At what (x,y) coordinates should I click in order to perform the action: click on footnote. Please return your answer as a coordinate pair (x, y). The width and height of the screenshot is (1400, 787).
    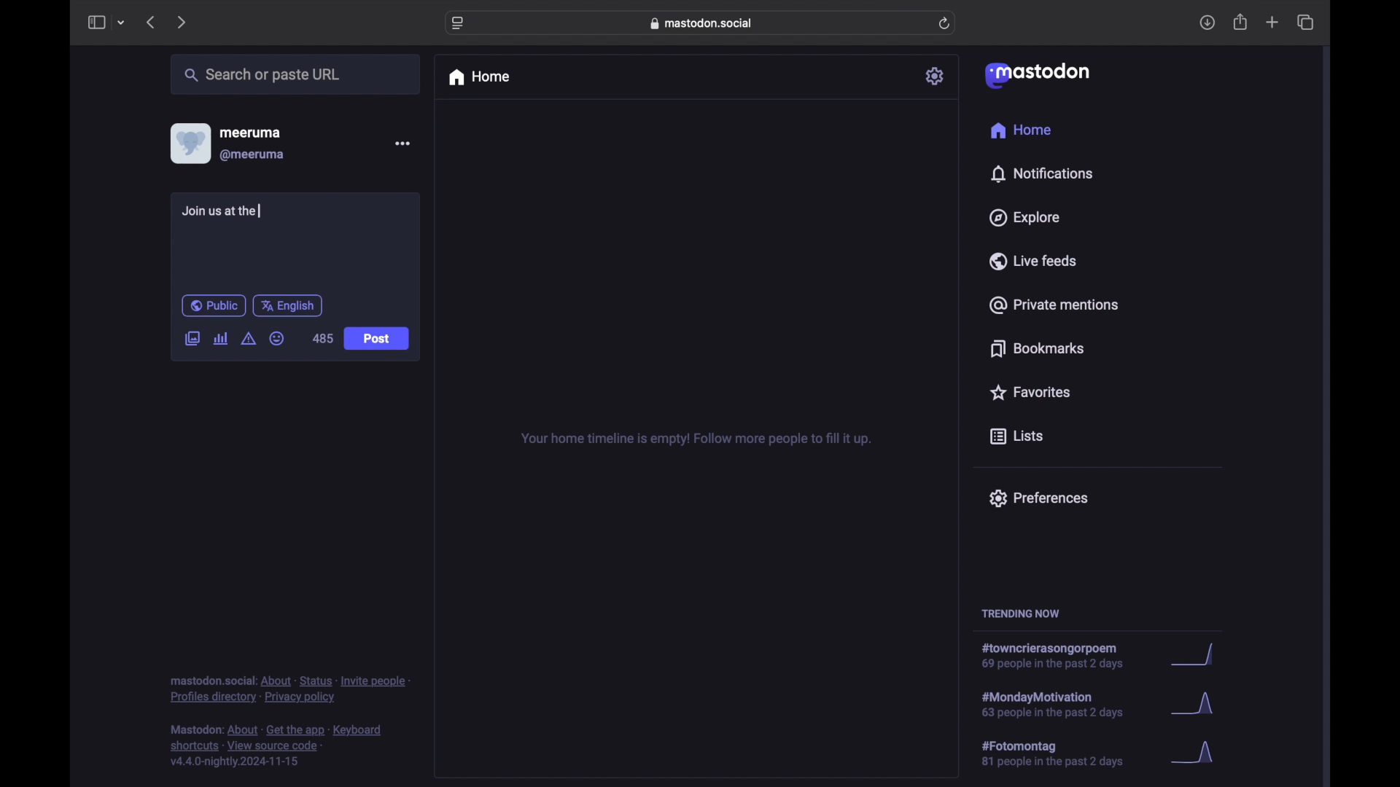
    Looking at the image, I should click on (290, 689).